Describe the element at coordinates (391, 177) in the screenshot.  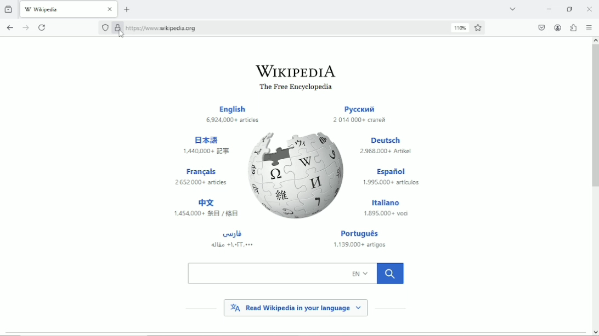
I see `Espaiiol1.995000+ articulos` at that location.